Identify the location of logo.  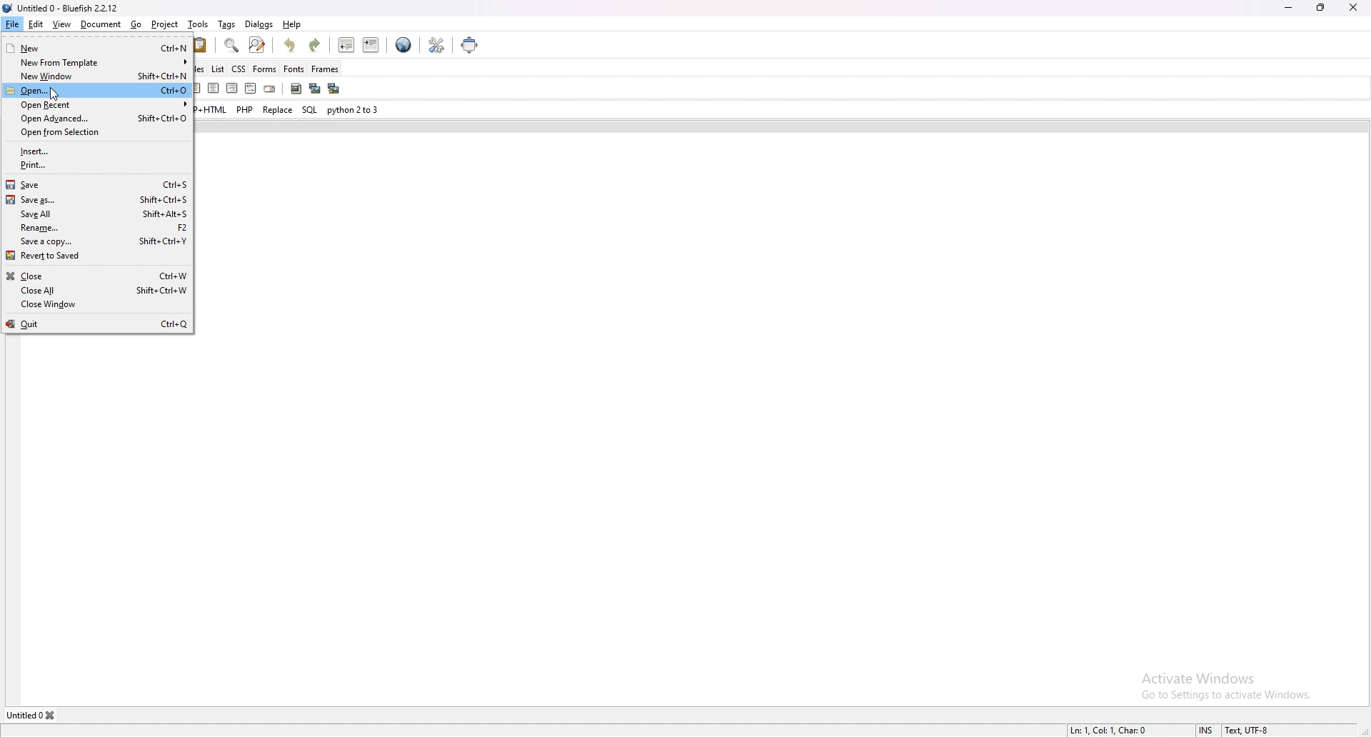
(10, 9).